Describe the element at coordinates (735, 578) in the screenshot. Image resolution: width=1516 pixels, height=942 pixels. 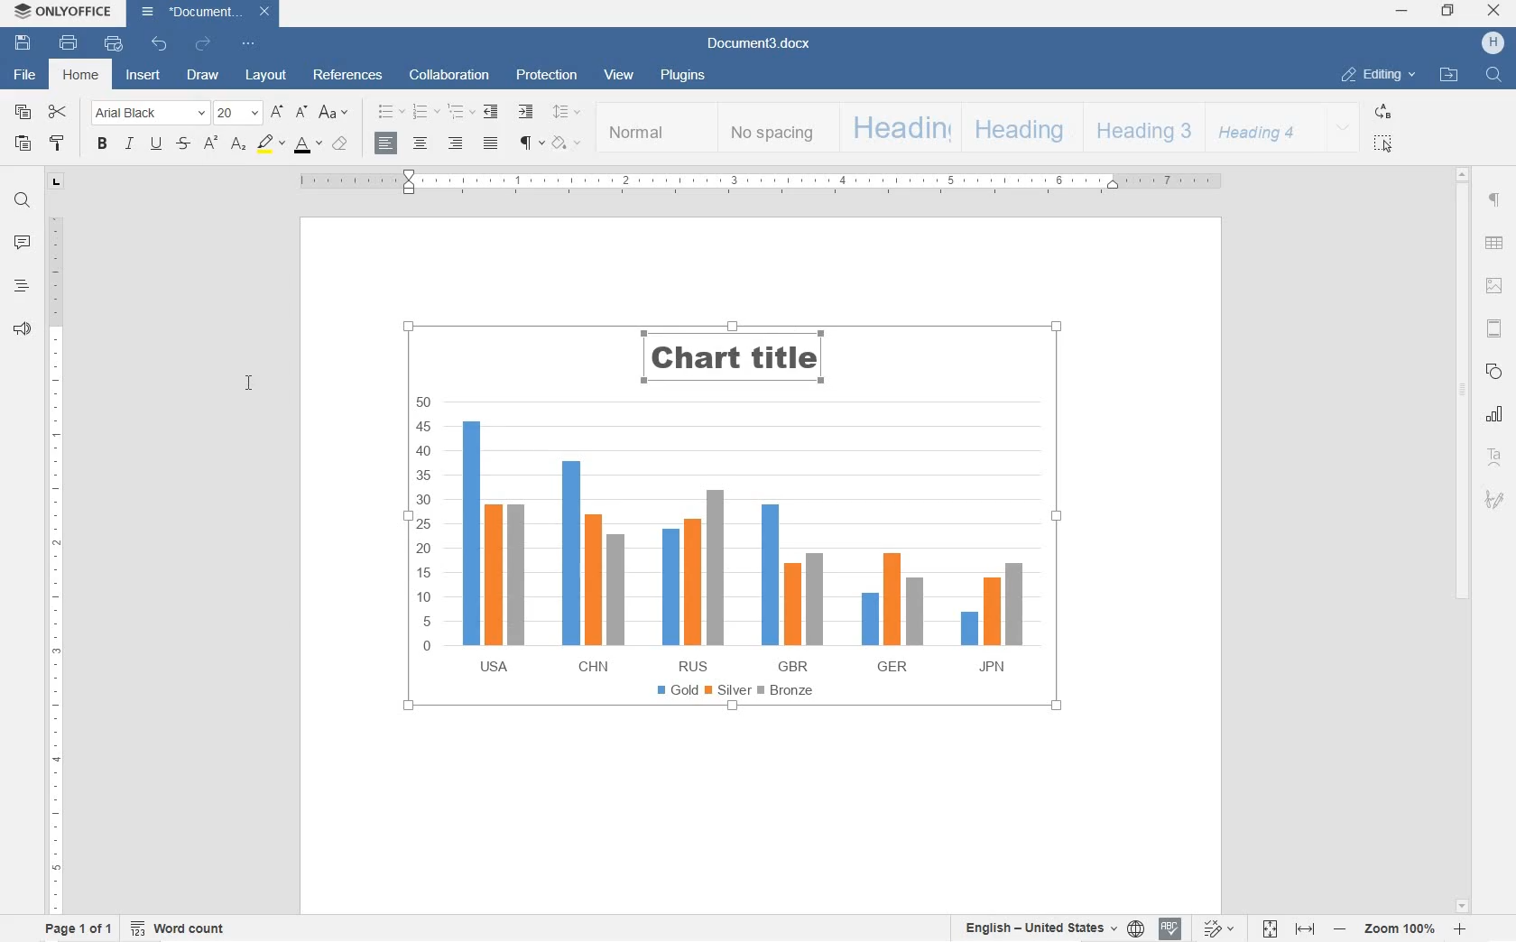
I see `CHART` at that location.